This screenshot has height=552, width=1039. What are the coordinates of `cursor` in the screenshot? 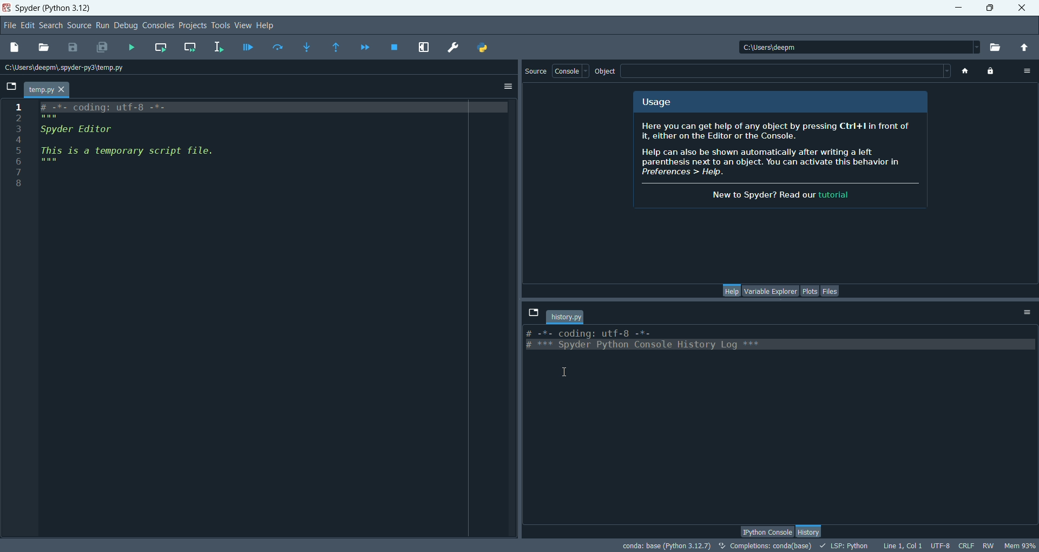 It's located at (567, 372).